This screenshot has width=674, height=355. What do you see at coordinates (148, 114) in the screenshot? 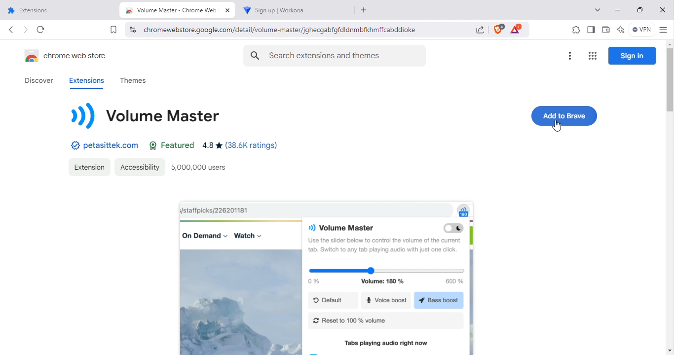
I see `Logo` at bounding box center [148, 114].